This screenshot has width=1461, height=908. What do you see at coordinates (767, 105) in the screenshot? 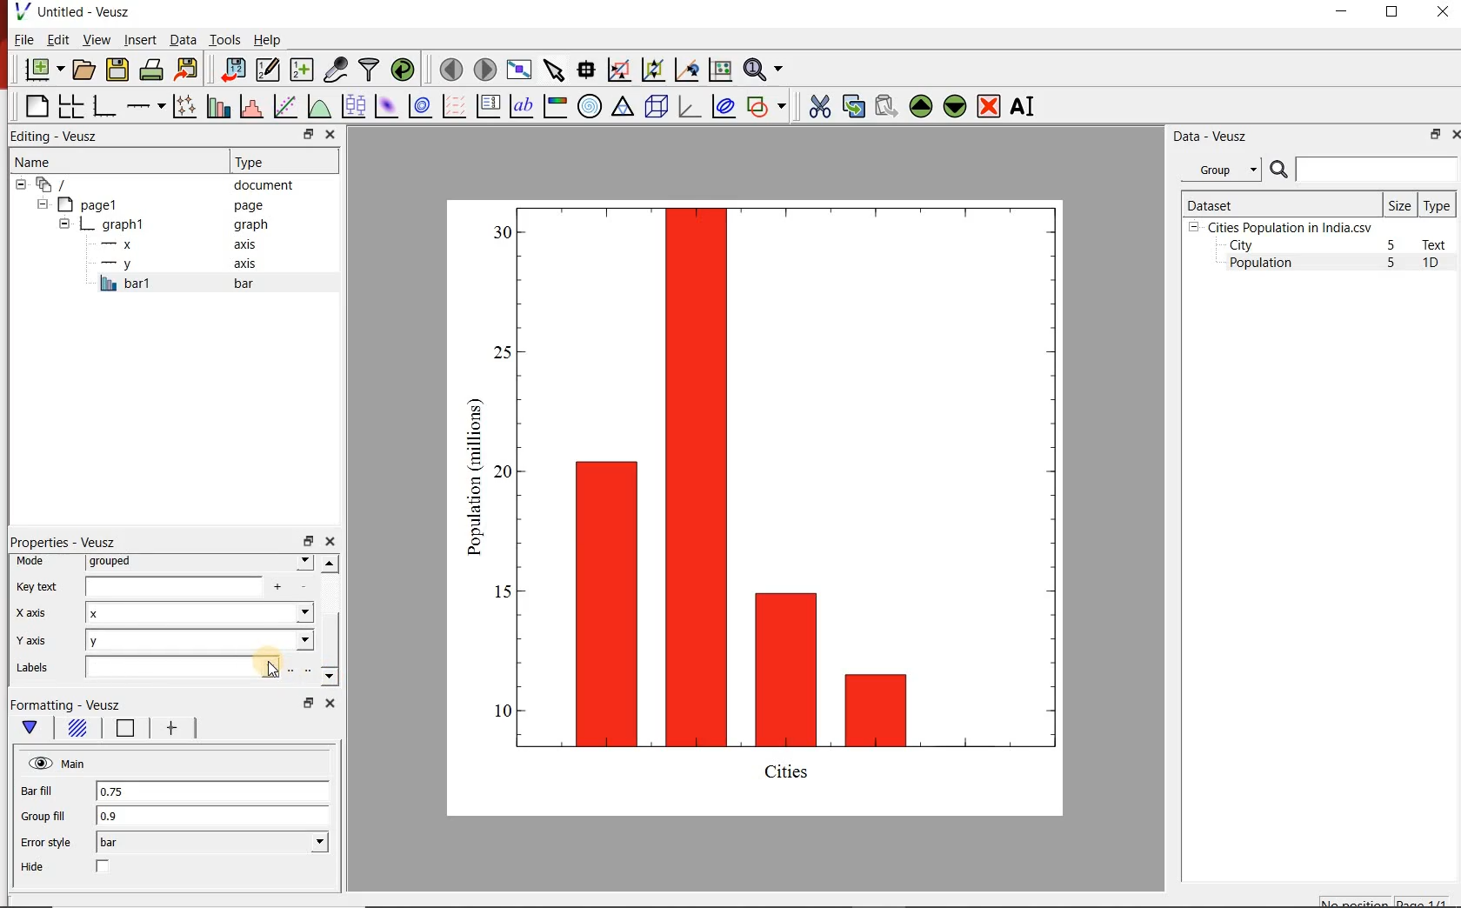
I see `add a shape to the plot` at bounding box center [767, 105].